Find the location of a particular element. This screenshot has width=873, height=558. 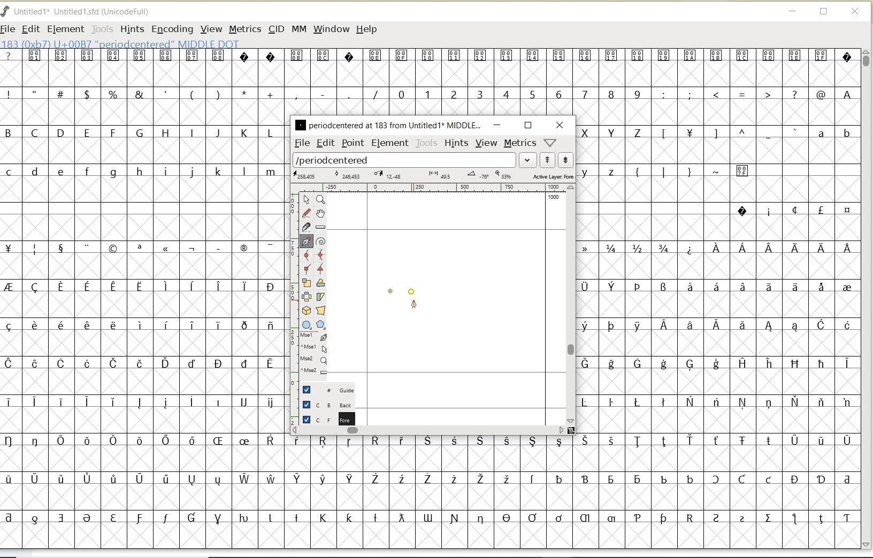

Add a corner point is located at coordinates (306, 268).